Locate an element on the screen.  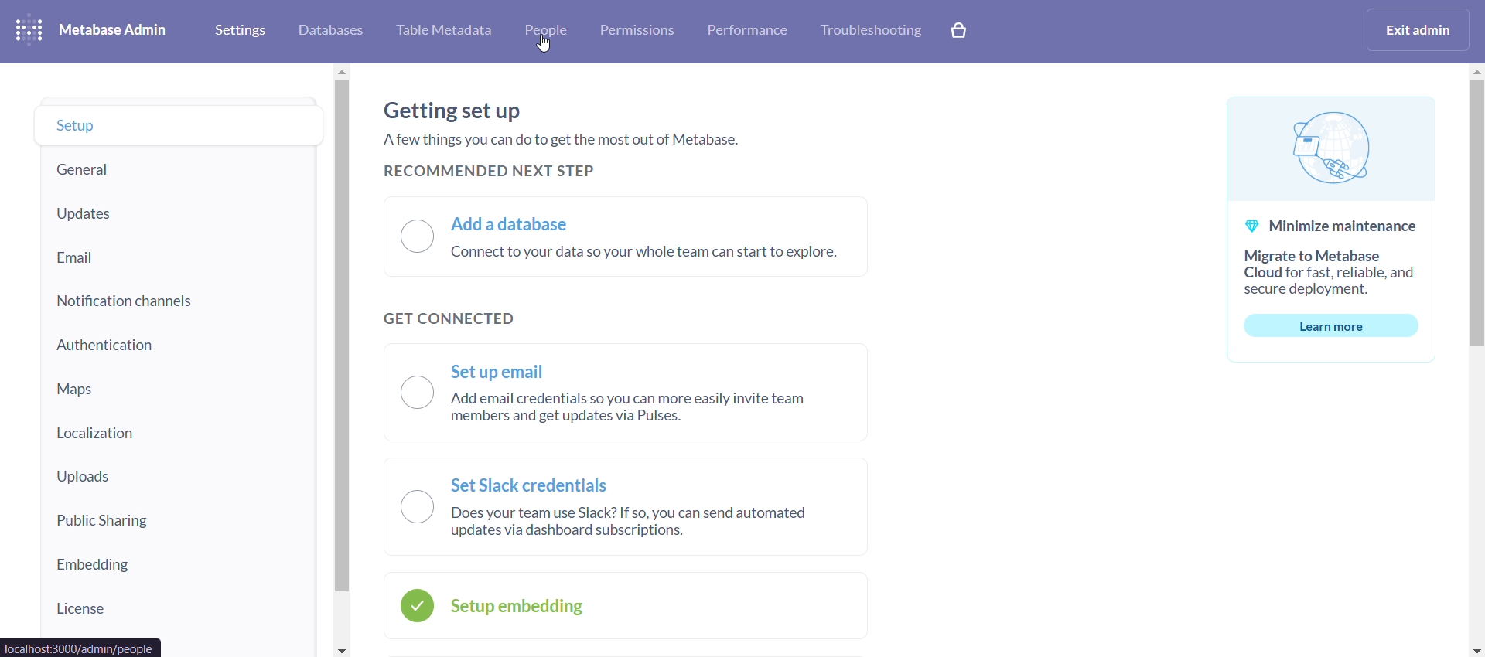
get connected is located at coordinates (442, 318).